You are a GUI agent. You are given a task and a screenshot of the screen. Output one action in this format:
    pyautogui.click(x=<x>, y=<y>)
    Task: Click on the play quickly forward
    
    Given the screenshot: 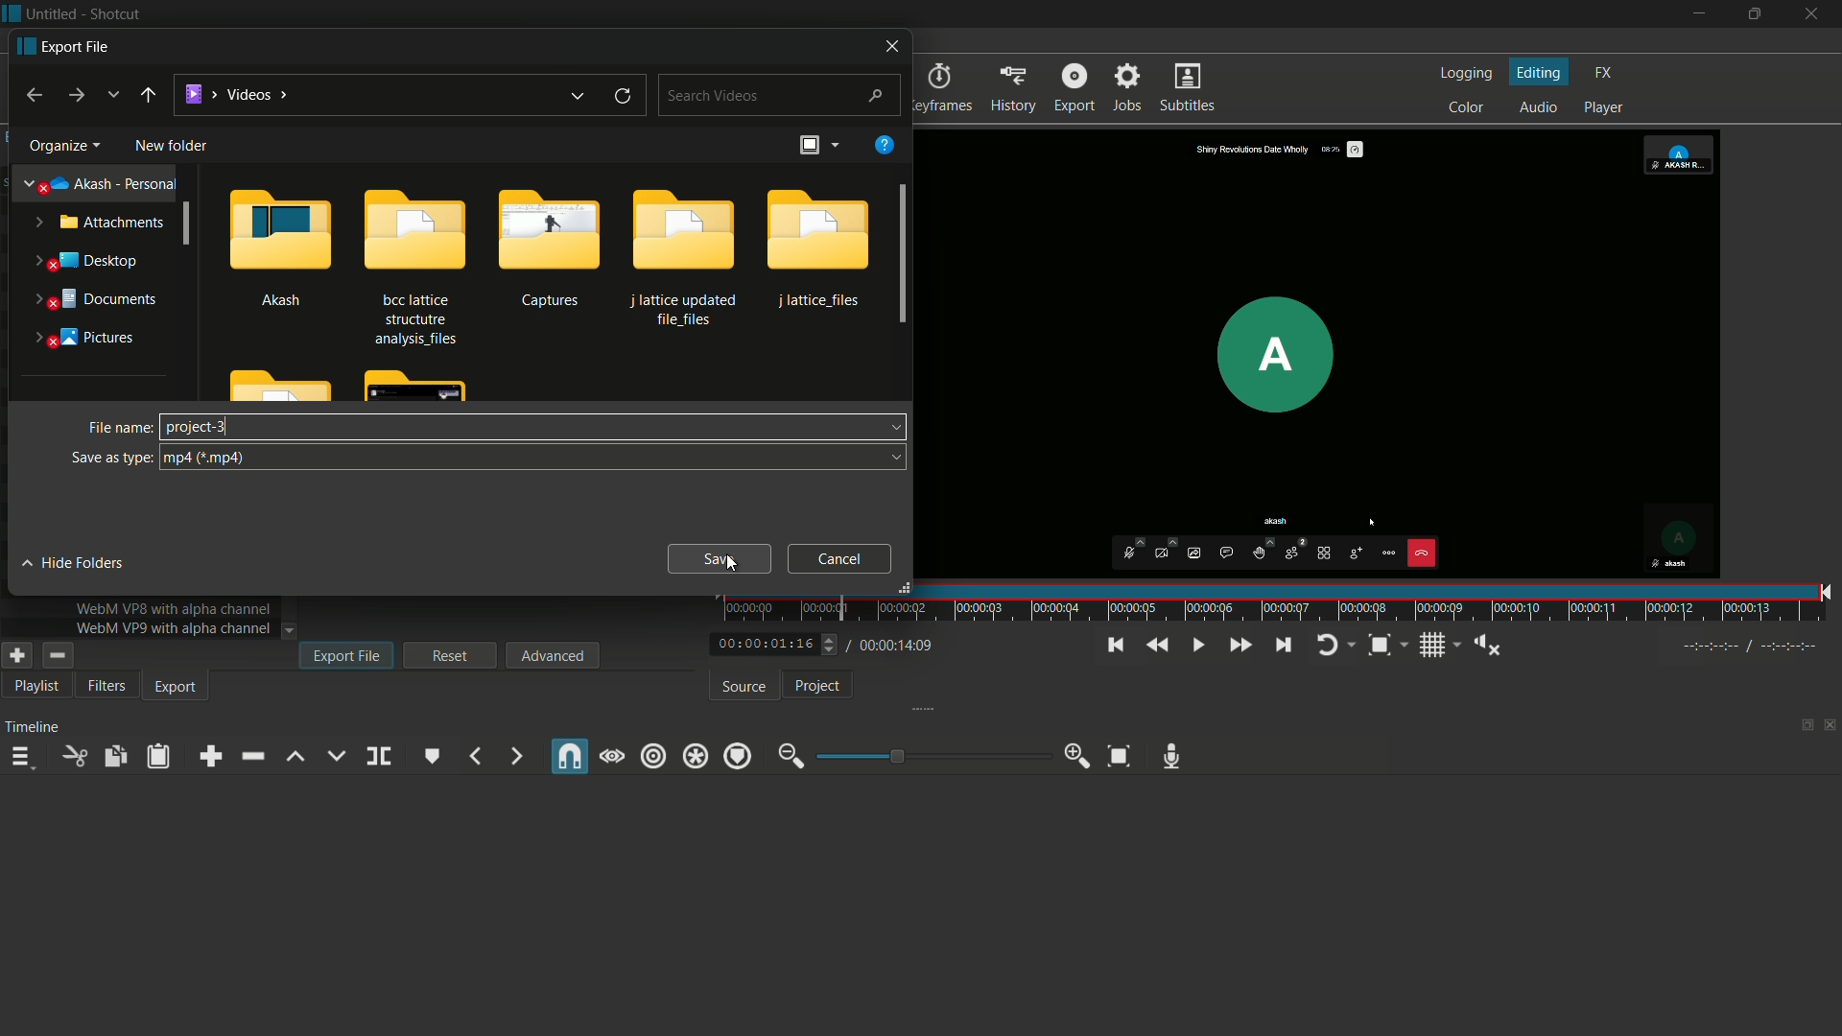 What is the action you would take?
    pyautogui.click(x=1239, y=646)
    